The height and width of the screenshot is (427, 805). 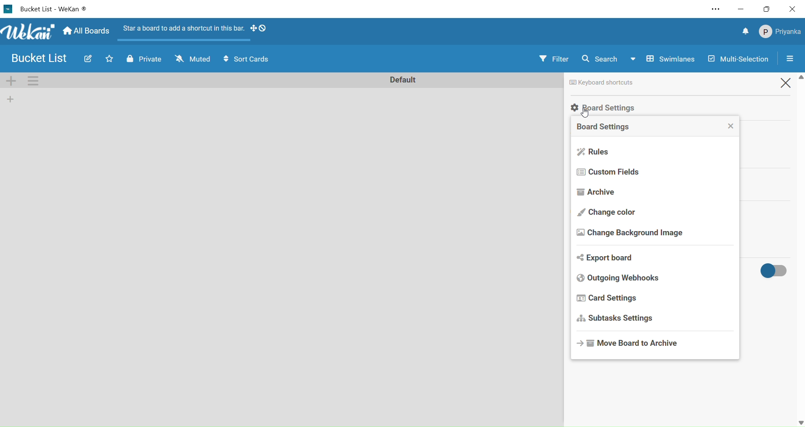 I want to click on subtasks settings, so click(x=654, y=318).